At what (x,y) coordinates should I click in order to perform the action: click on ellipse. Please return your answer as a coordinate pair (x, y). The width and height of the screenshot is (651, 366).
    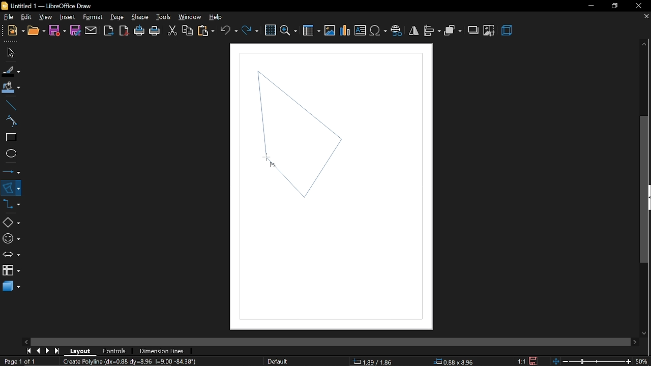
    Looking at the image, I should click on (9, 155).